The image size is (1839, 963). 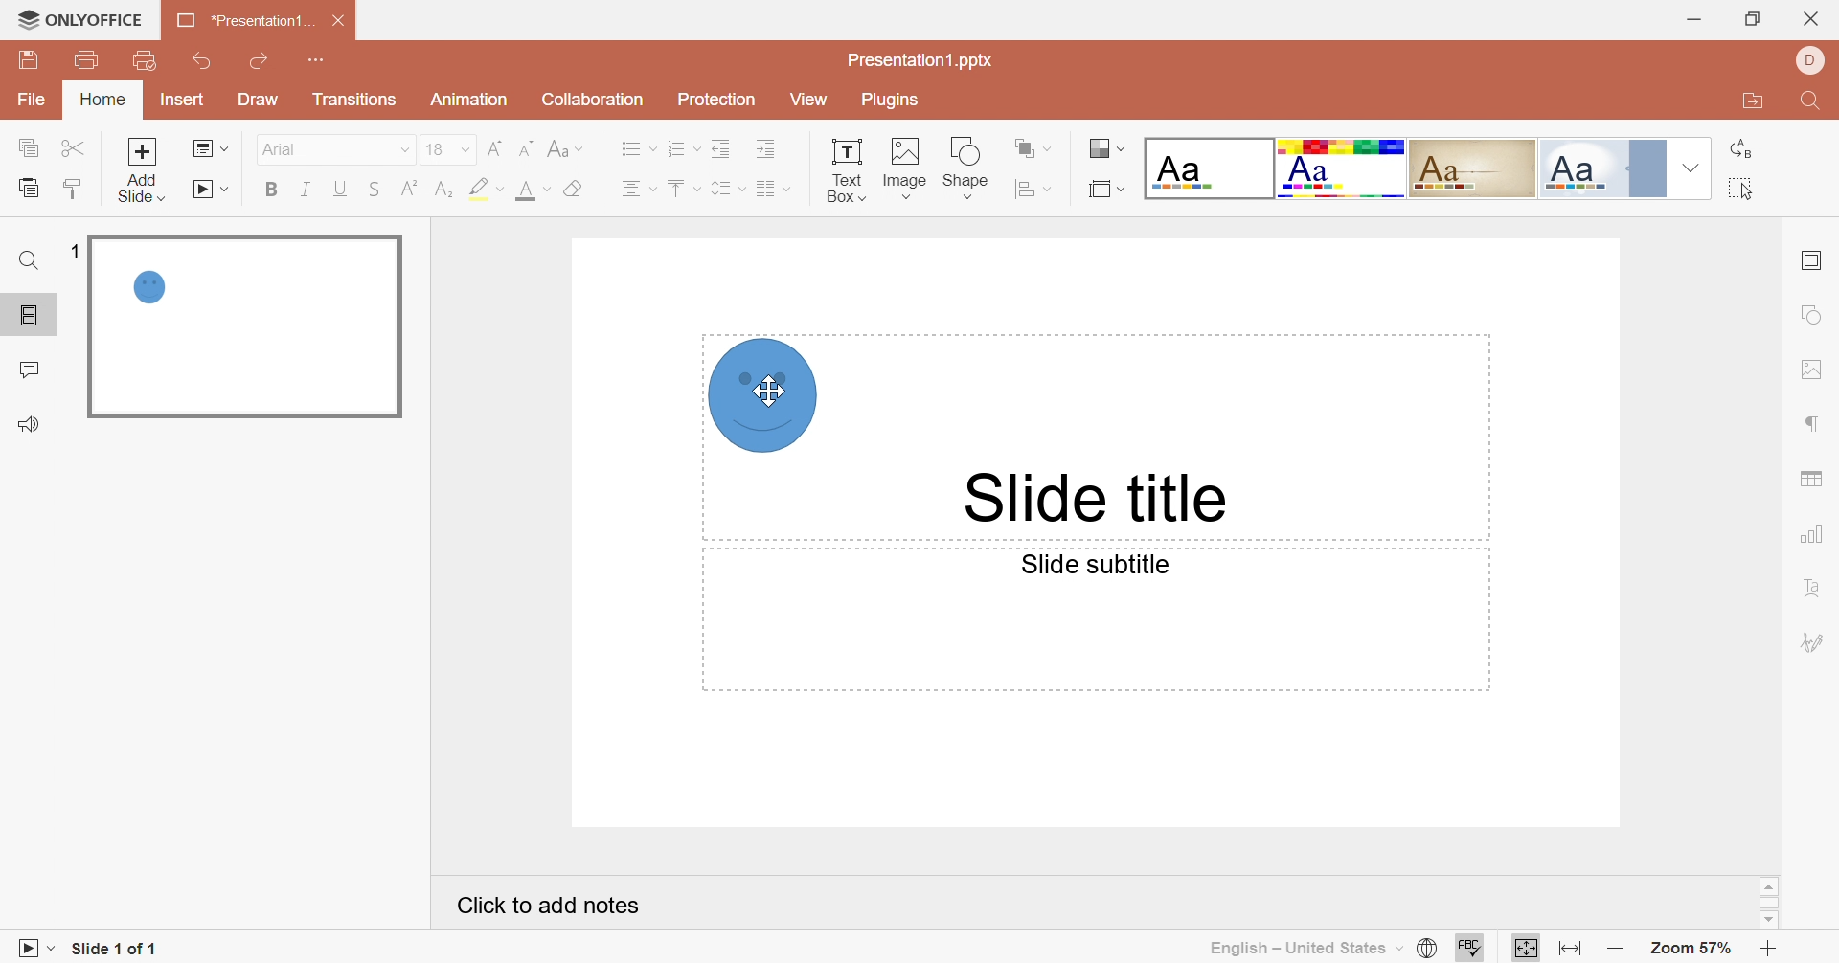 What do you see at coordinates (767, 150) in the screenshot?
I see `Increase Indent` at bounding box center [767, 150].